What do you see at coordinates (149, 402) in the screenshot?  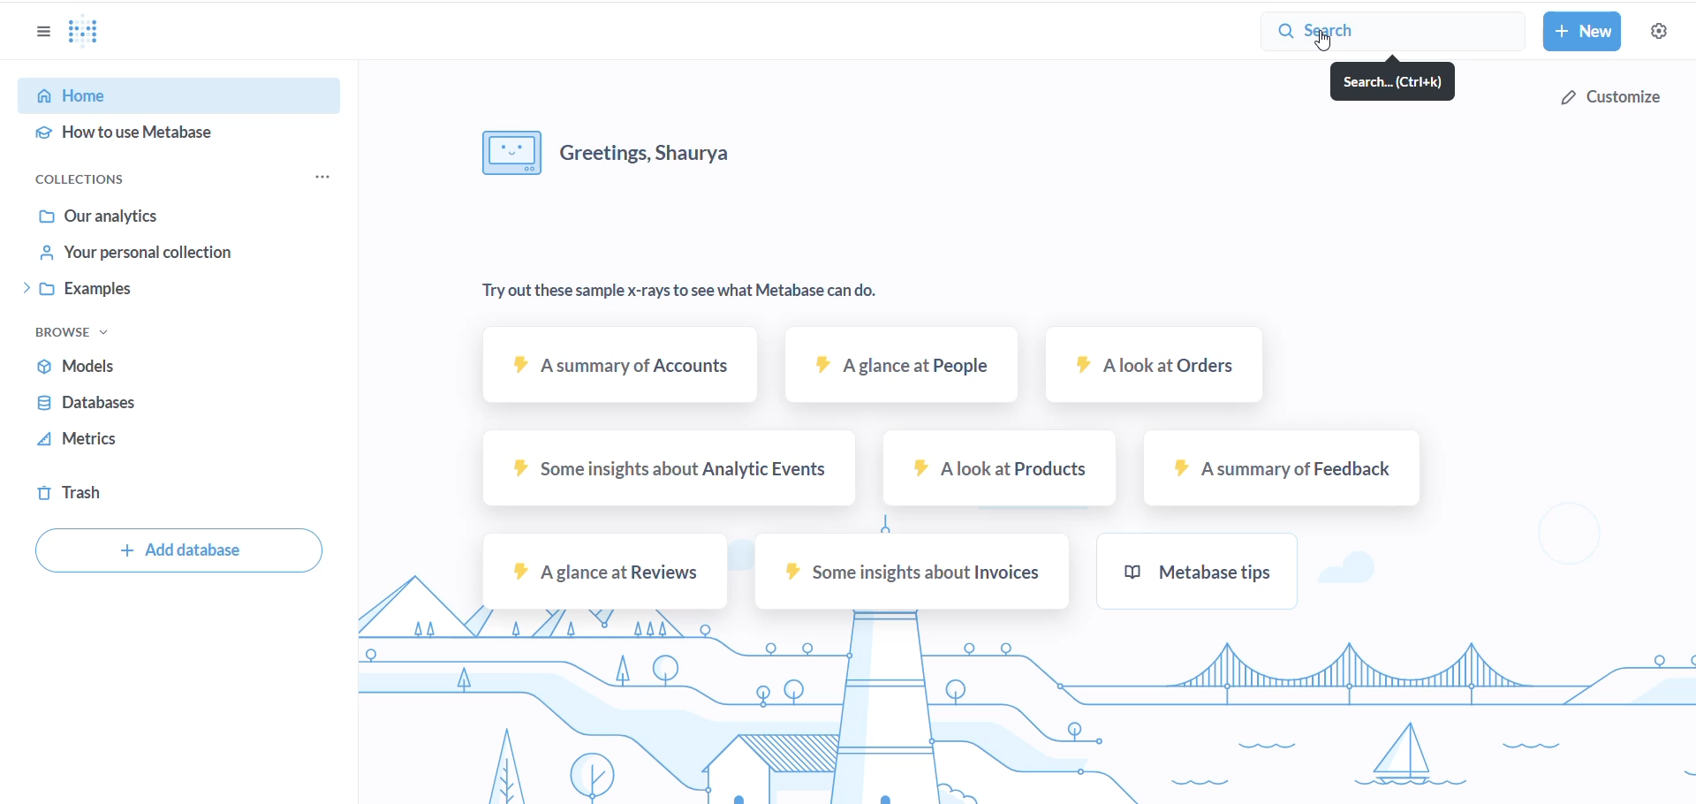 I see `databases` at bounding box center [149, 402].